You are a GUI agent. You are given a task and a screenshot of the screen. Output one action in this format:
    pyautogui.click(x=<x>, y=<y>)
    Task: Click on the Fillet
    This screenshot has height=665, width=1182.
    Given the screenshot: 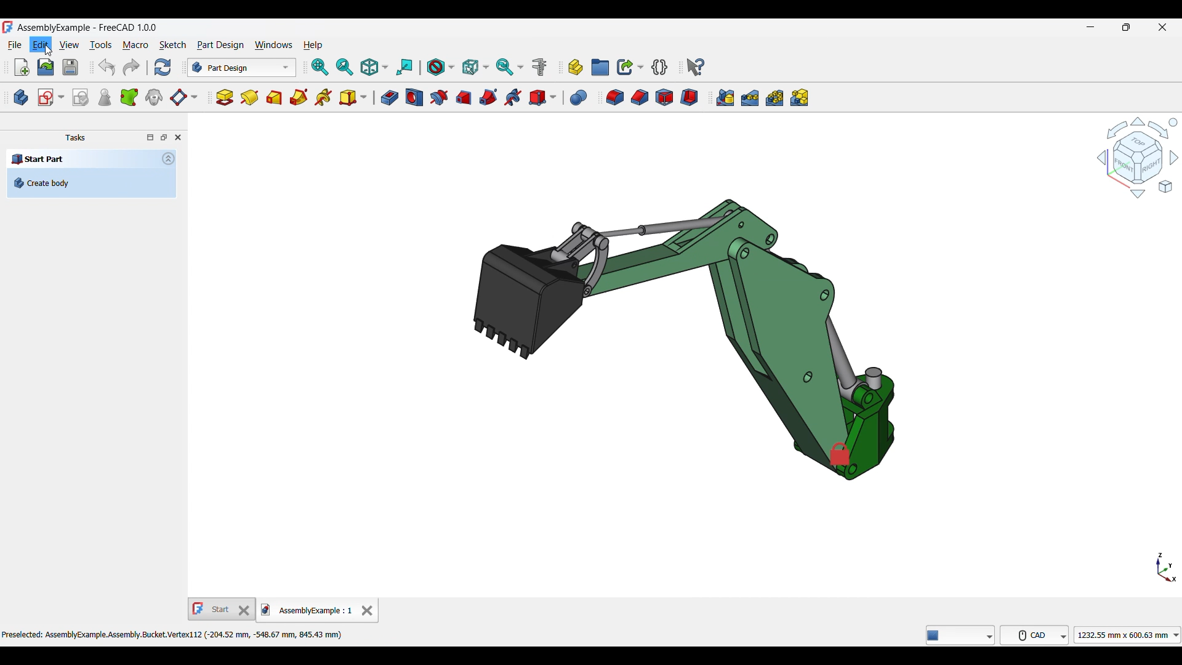 What is the action you would take?
    pyautogui.click(x=615, y=98)
    